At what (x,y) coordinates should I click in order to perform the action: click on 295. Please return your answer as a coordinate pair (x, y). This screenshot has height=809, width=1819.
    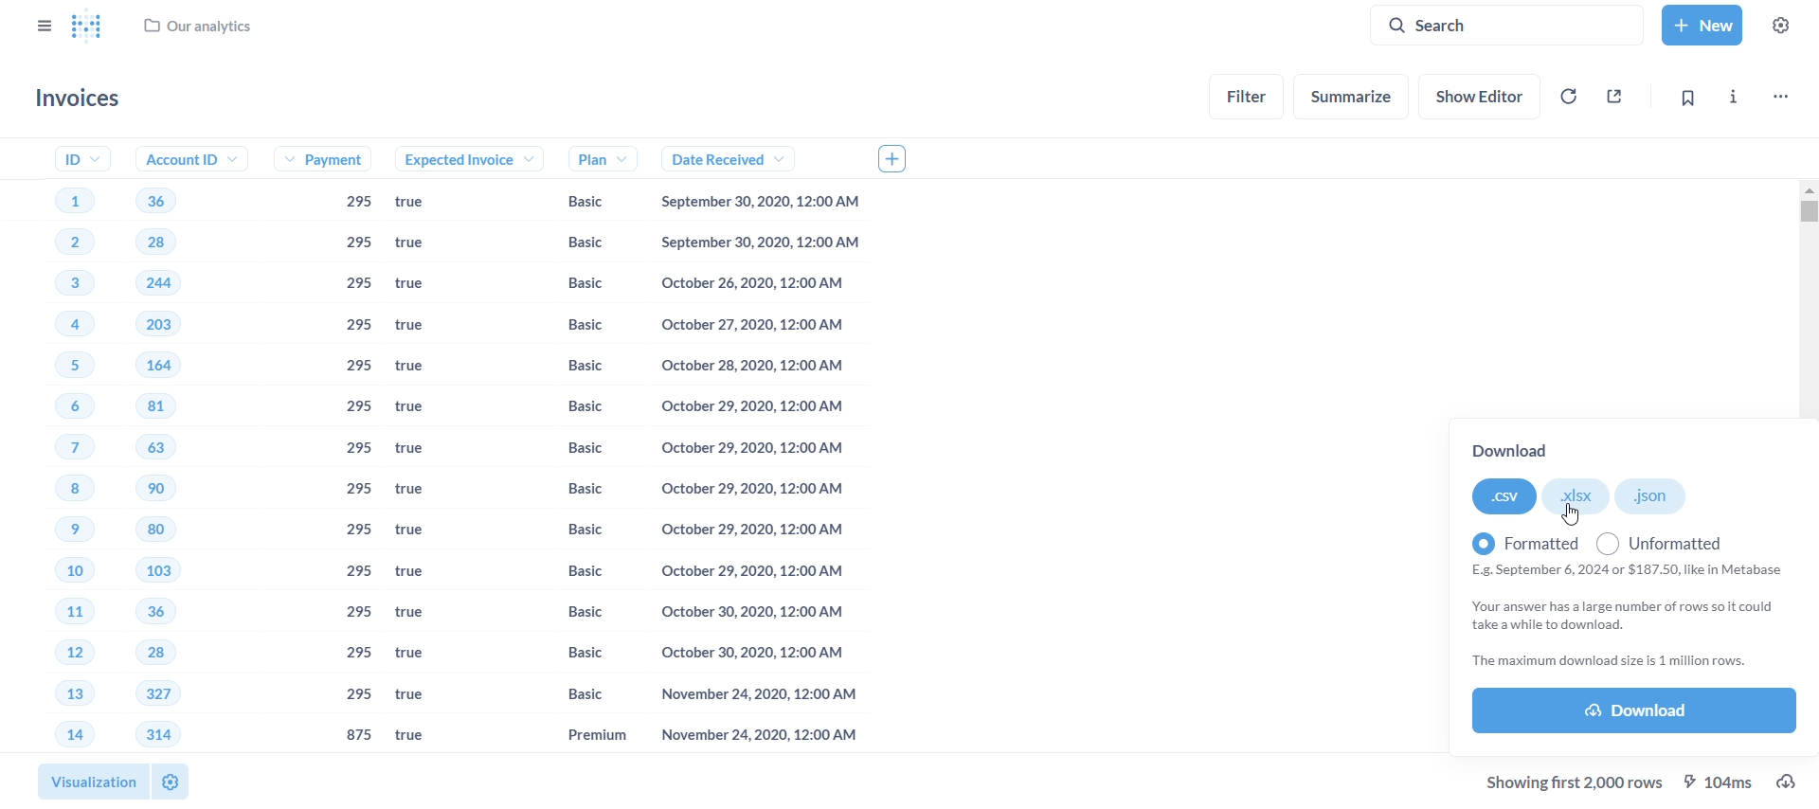
    Looking at the image, I should click on (356, 368).